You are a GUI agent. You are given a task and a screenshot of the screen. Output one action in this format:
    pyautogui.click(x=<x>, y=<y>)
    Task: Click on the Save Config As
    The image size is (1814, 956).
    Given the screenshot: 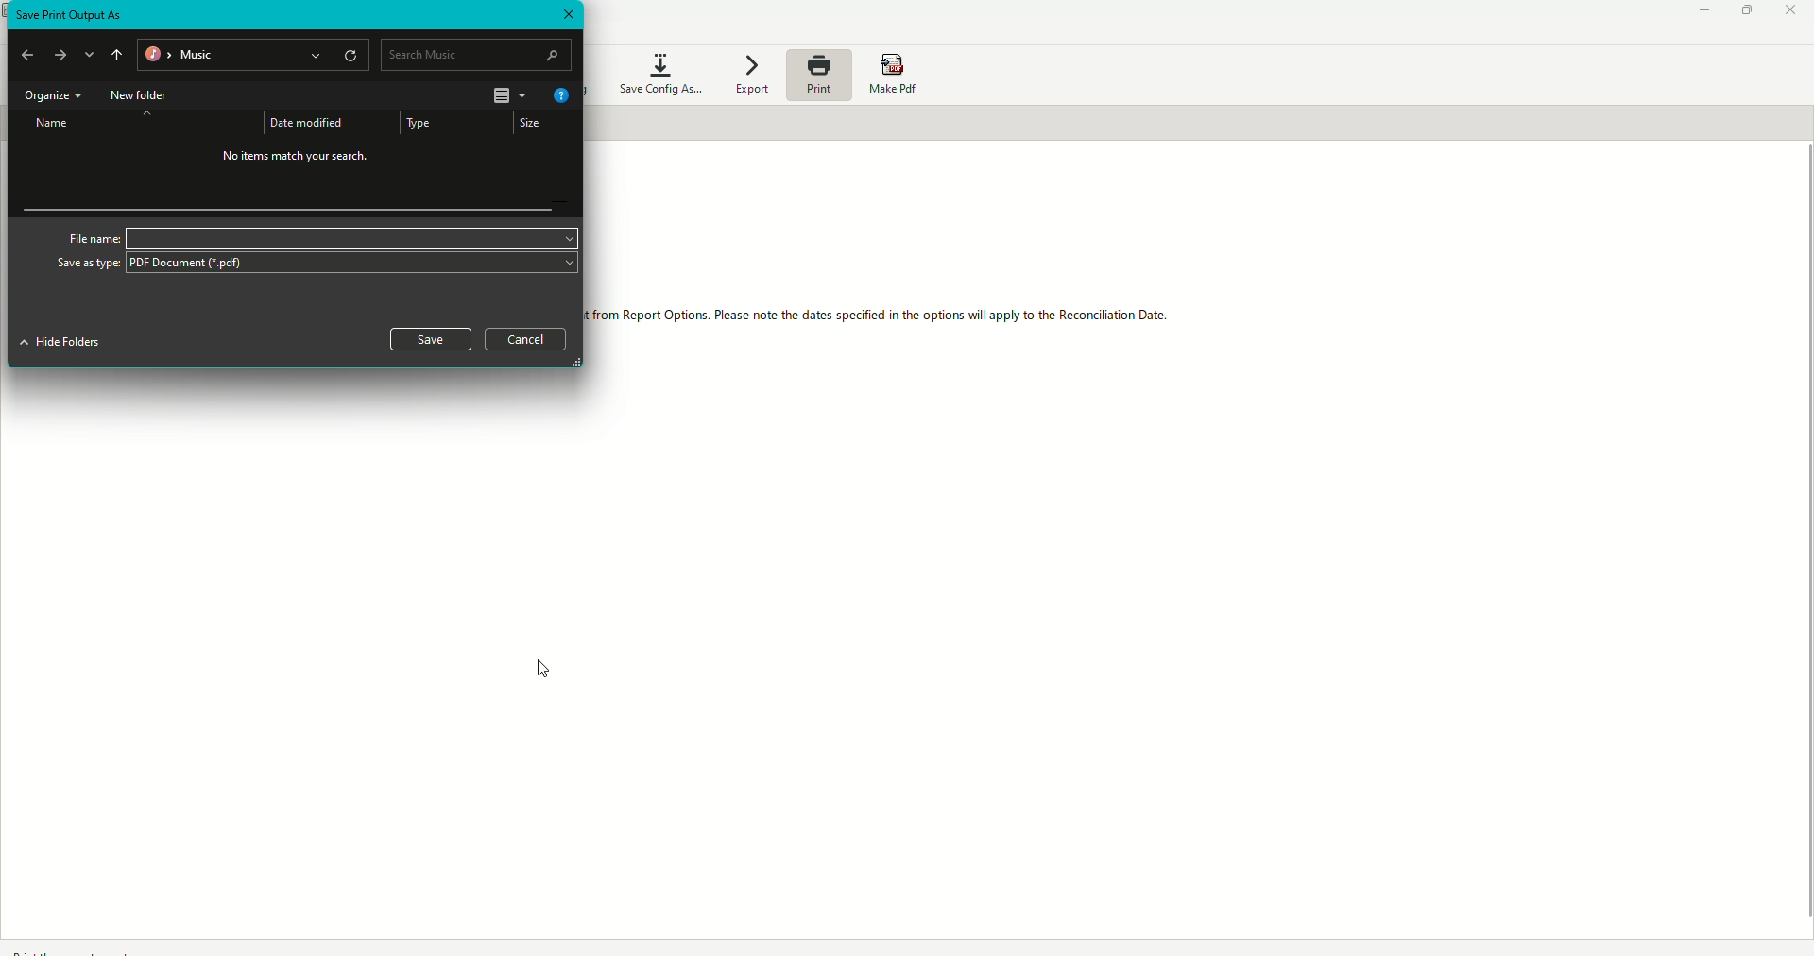 What is the action you would take?
    pyautogui.click(x=657, y=72)
    